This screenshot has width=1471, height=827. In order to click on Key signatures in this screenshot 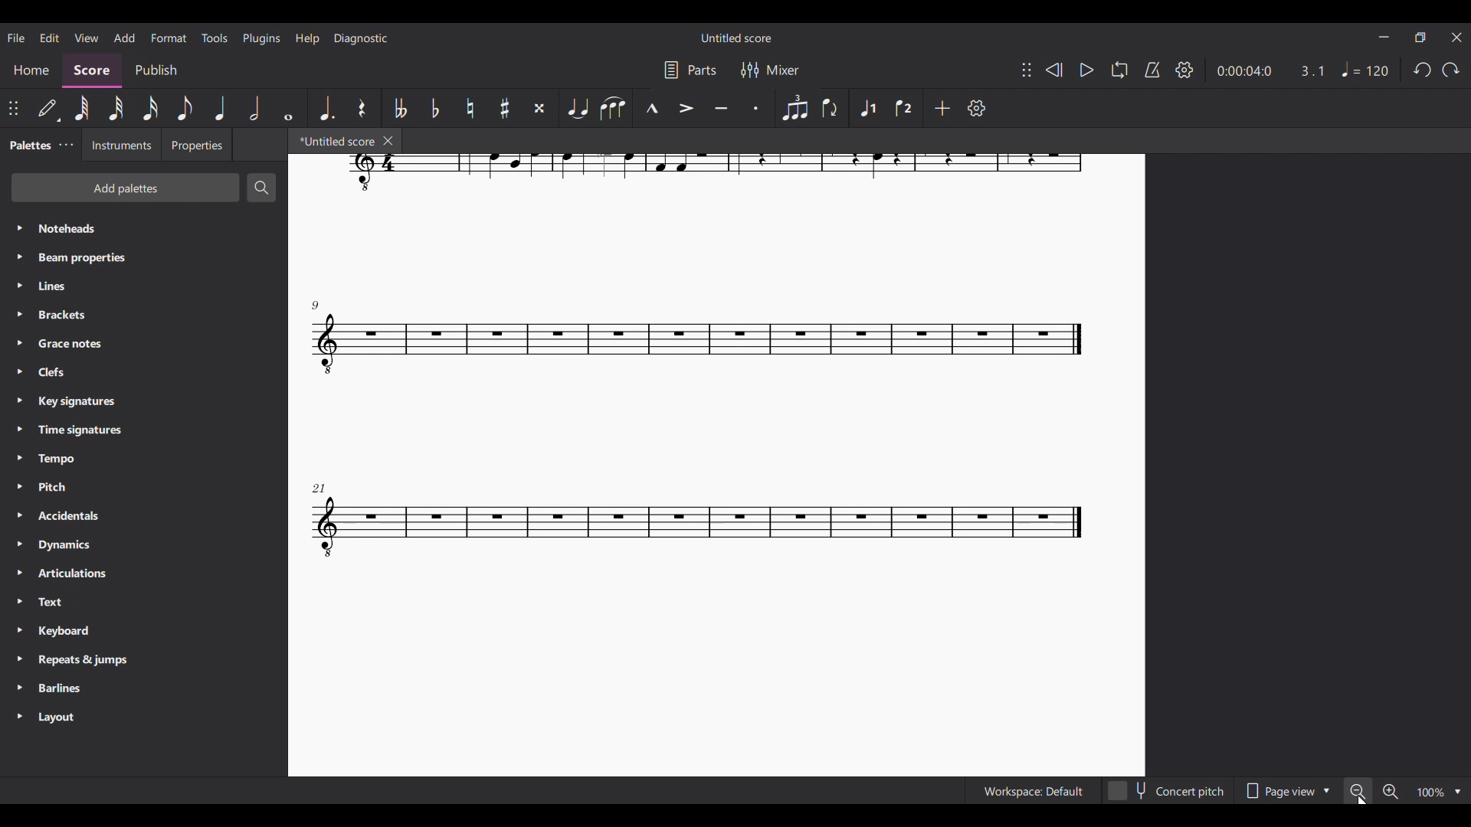, I will do `click(144, 402)`.